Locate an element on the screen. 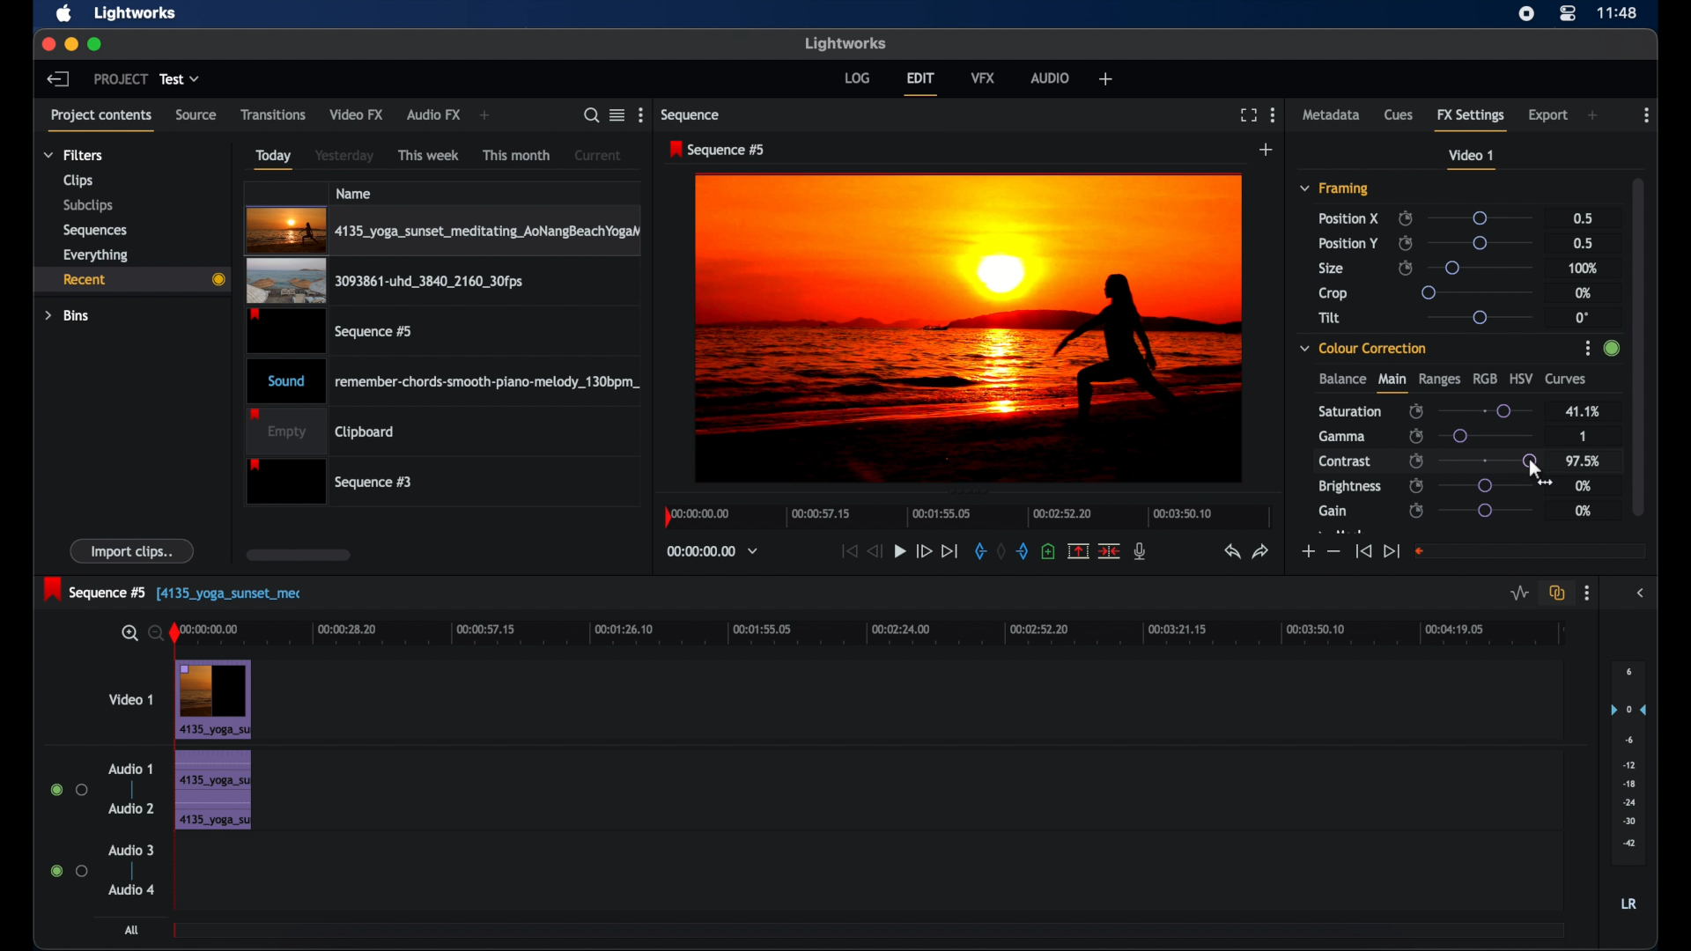 The image size is (1691, 951). cues is located at coordinates (1399, 115).